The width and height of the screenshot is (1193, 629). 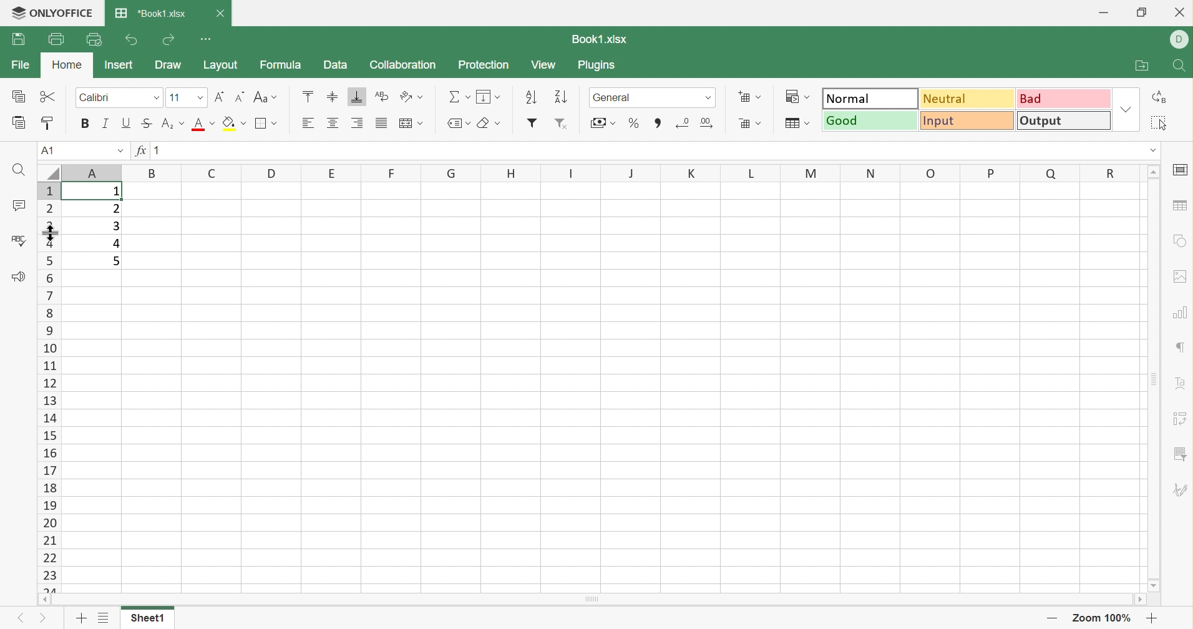 I want to click on Signature settings, so click(x=1182, y=490).